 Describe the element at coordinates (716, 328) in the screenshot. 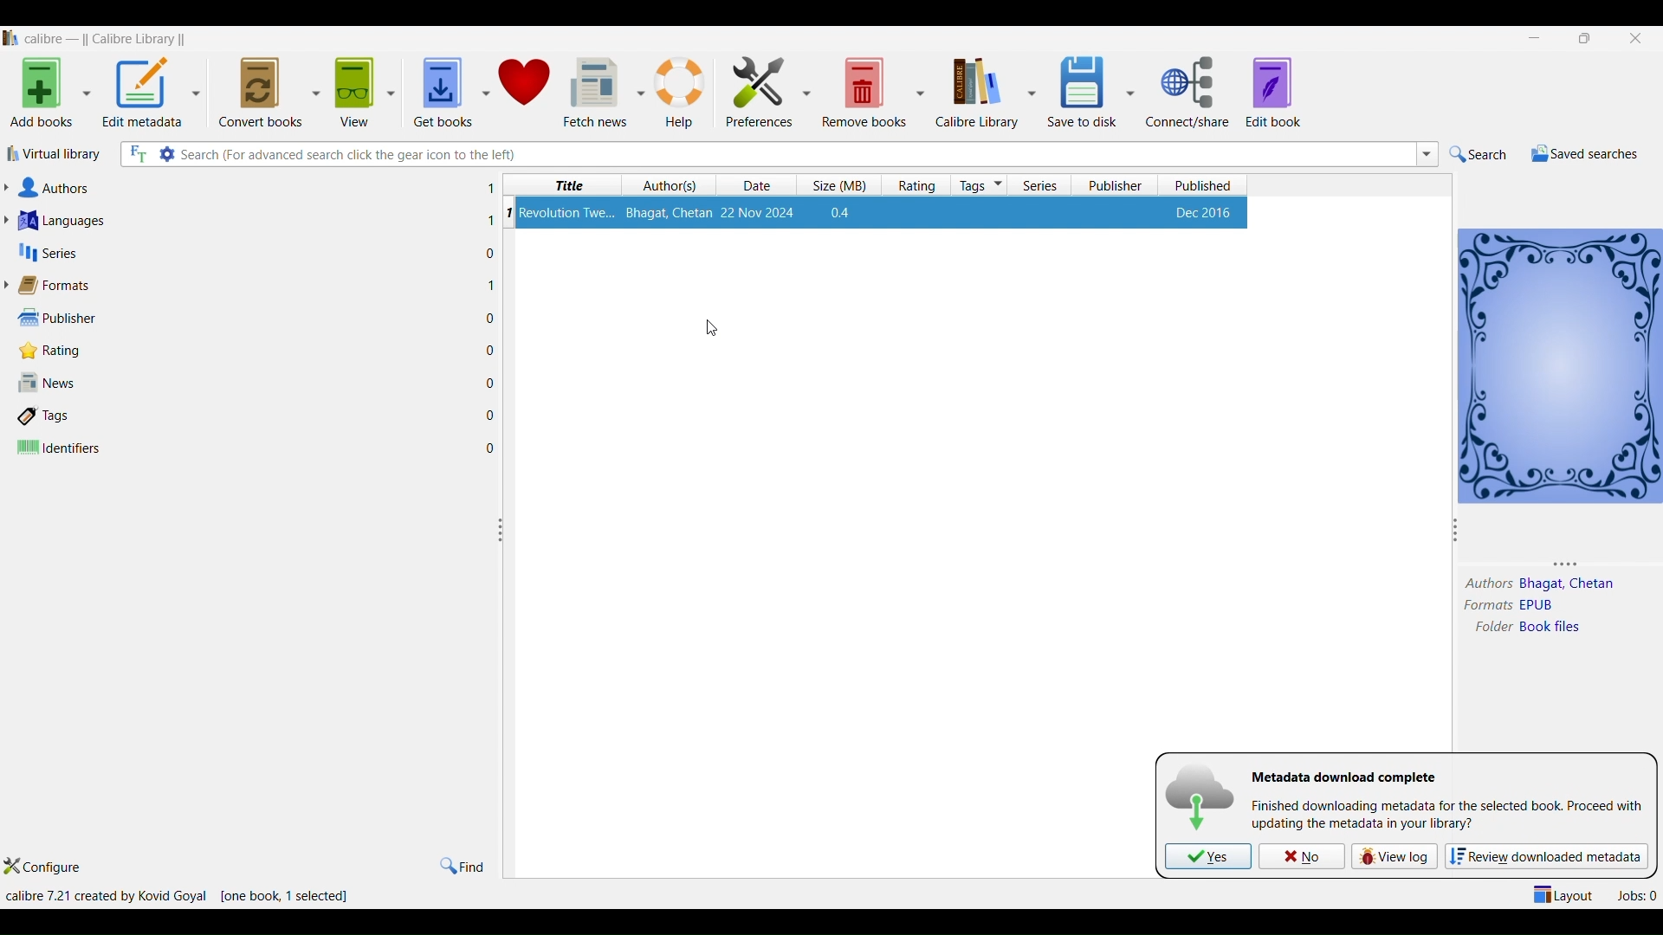

I see `cursor` at that location.